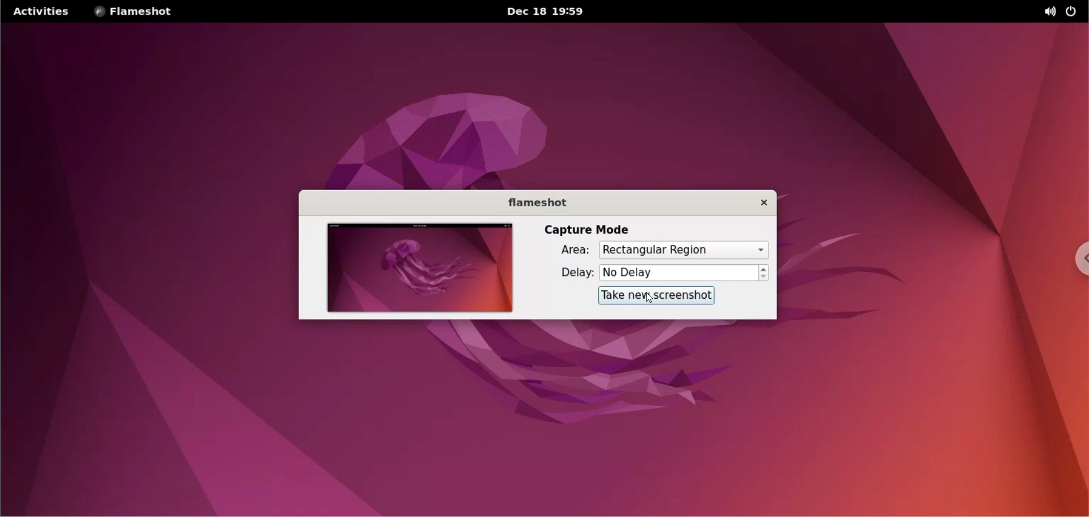  Describe the element at coordinates (763, 203) in the screenshot. I see `close` at that location.